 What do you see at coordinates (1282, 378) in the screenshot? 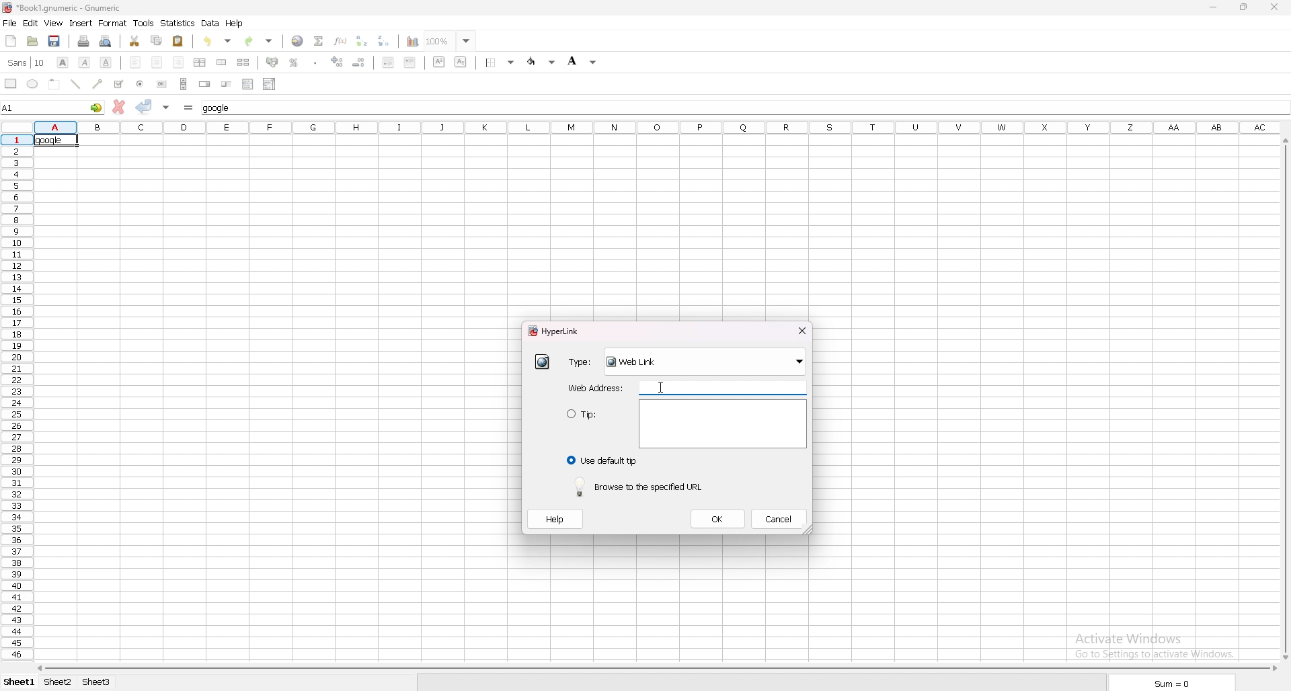
I see `cursor` at bounding box center [1282, 378].